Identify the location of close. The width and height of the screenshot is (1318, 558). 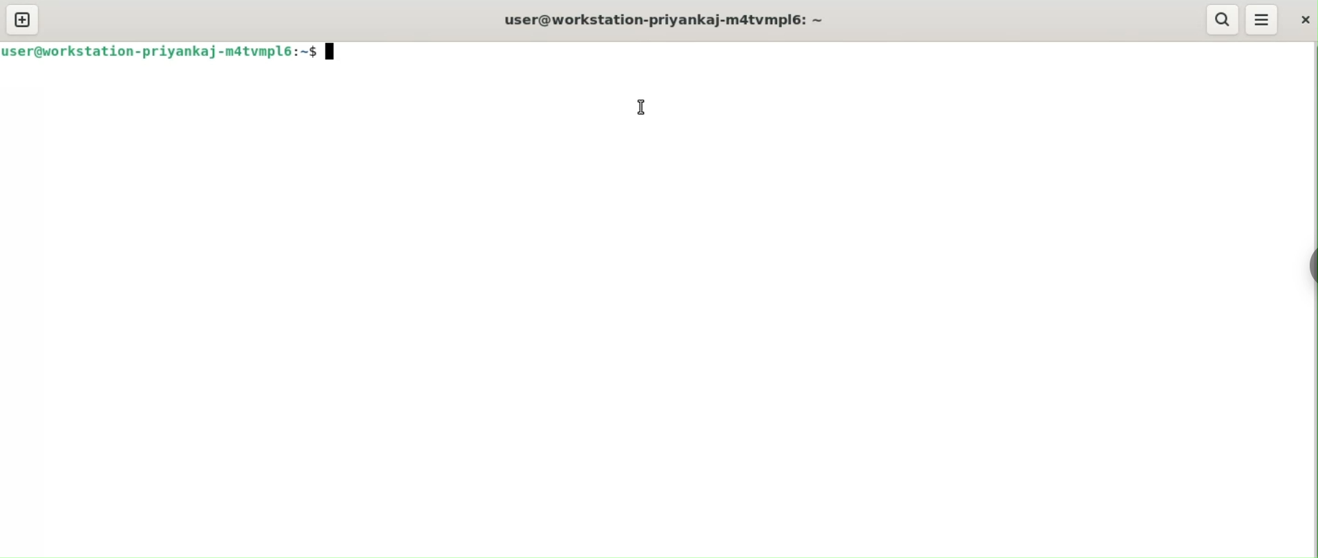
(1306, 20).